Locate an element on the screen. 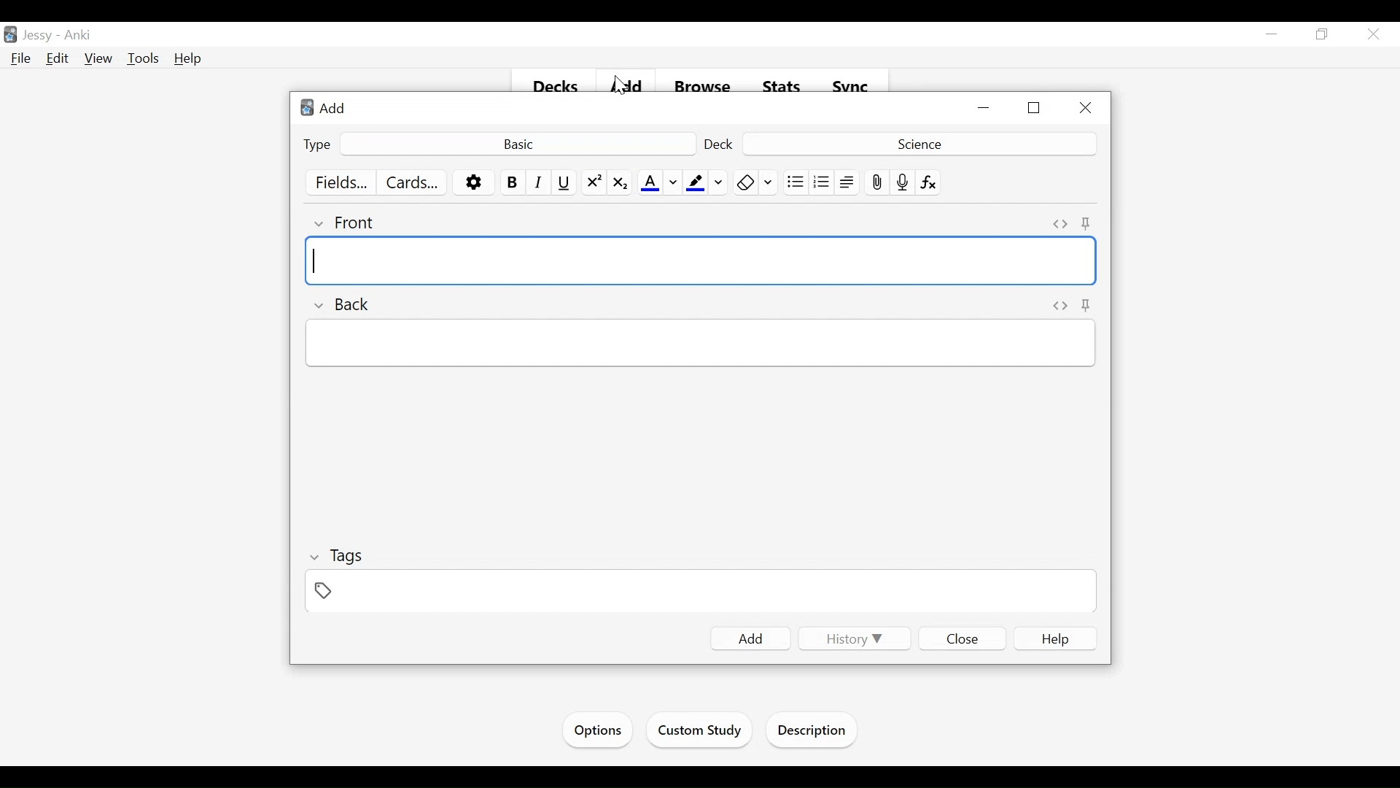  Edit is located at coordinates (58, 58).